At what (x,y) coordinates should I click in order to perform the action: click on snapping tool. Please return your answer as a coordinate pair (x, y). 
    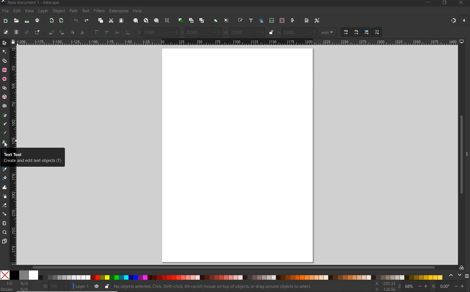
    Looking at the image, I should click on (452, 21).